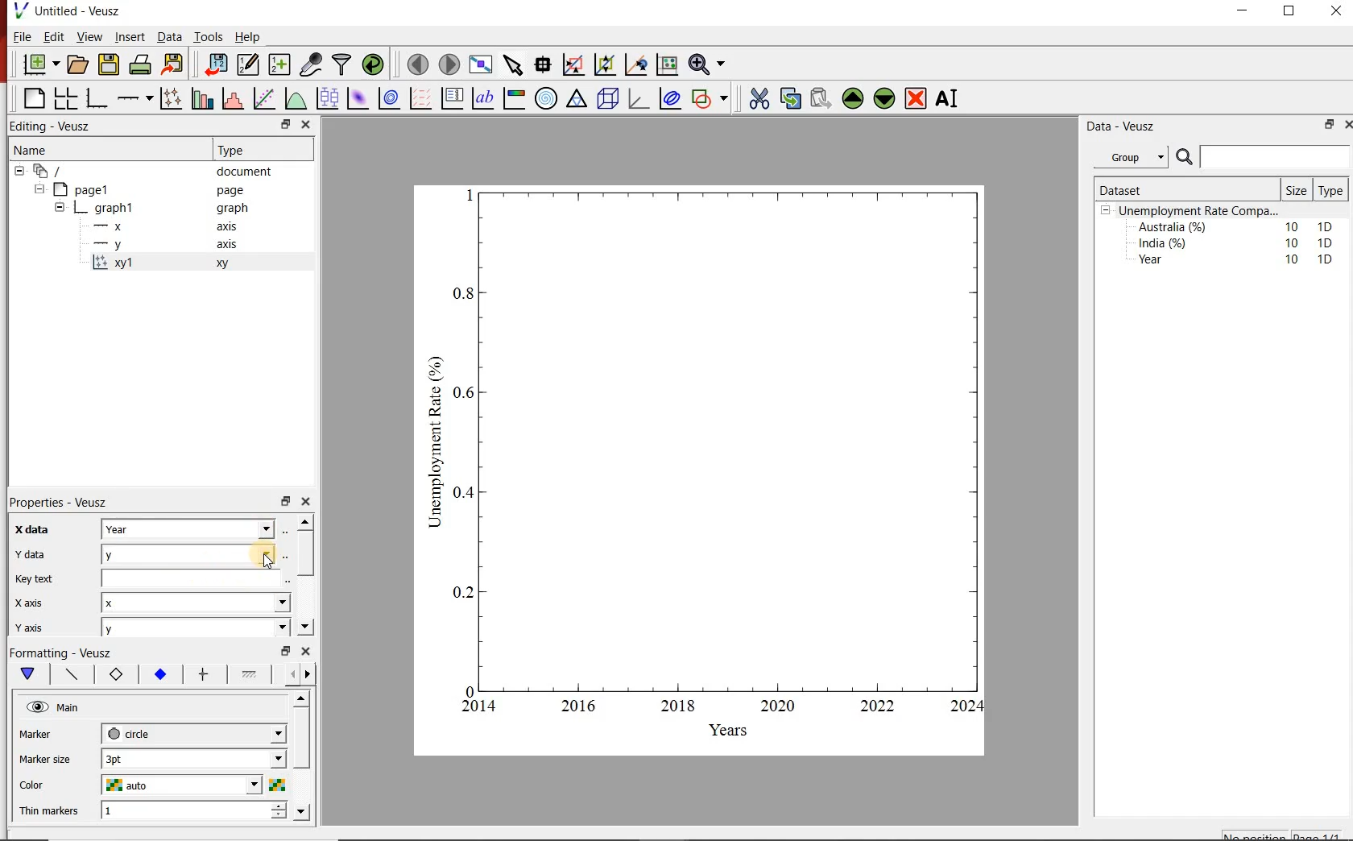  I want to click on open document, so click(79, 64).